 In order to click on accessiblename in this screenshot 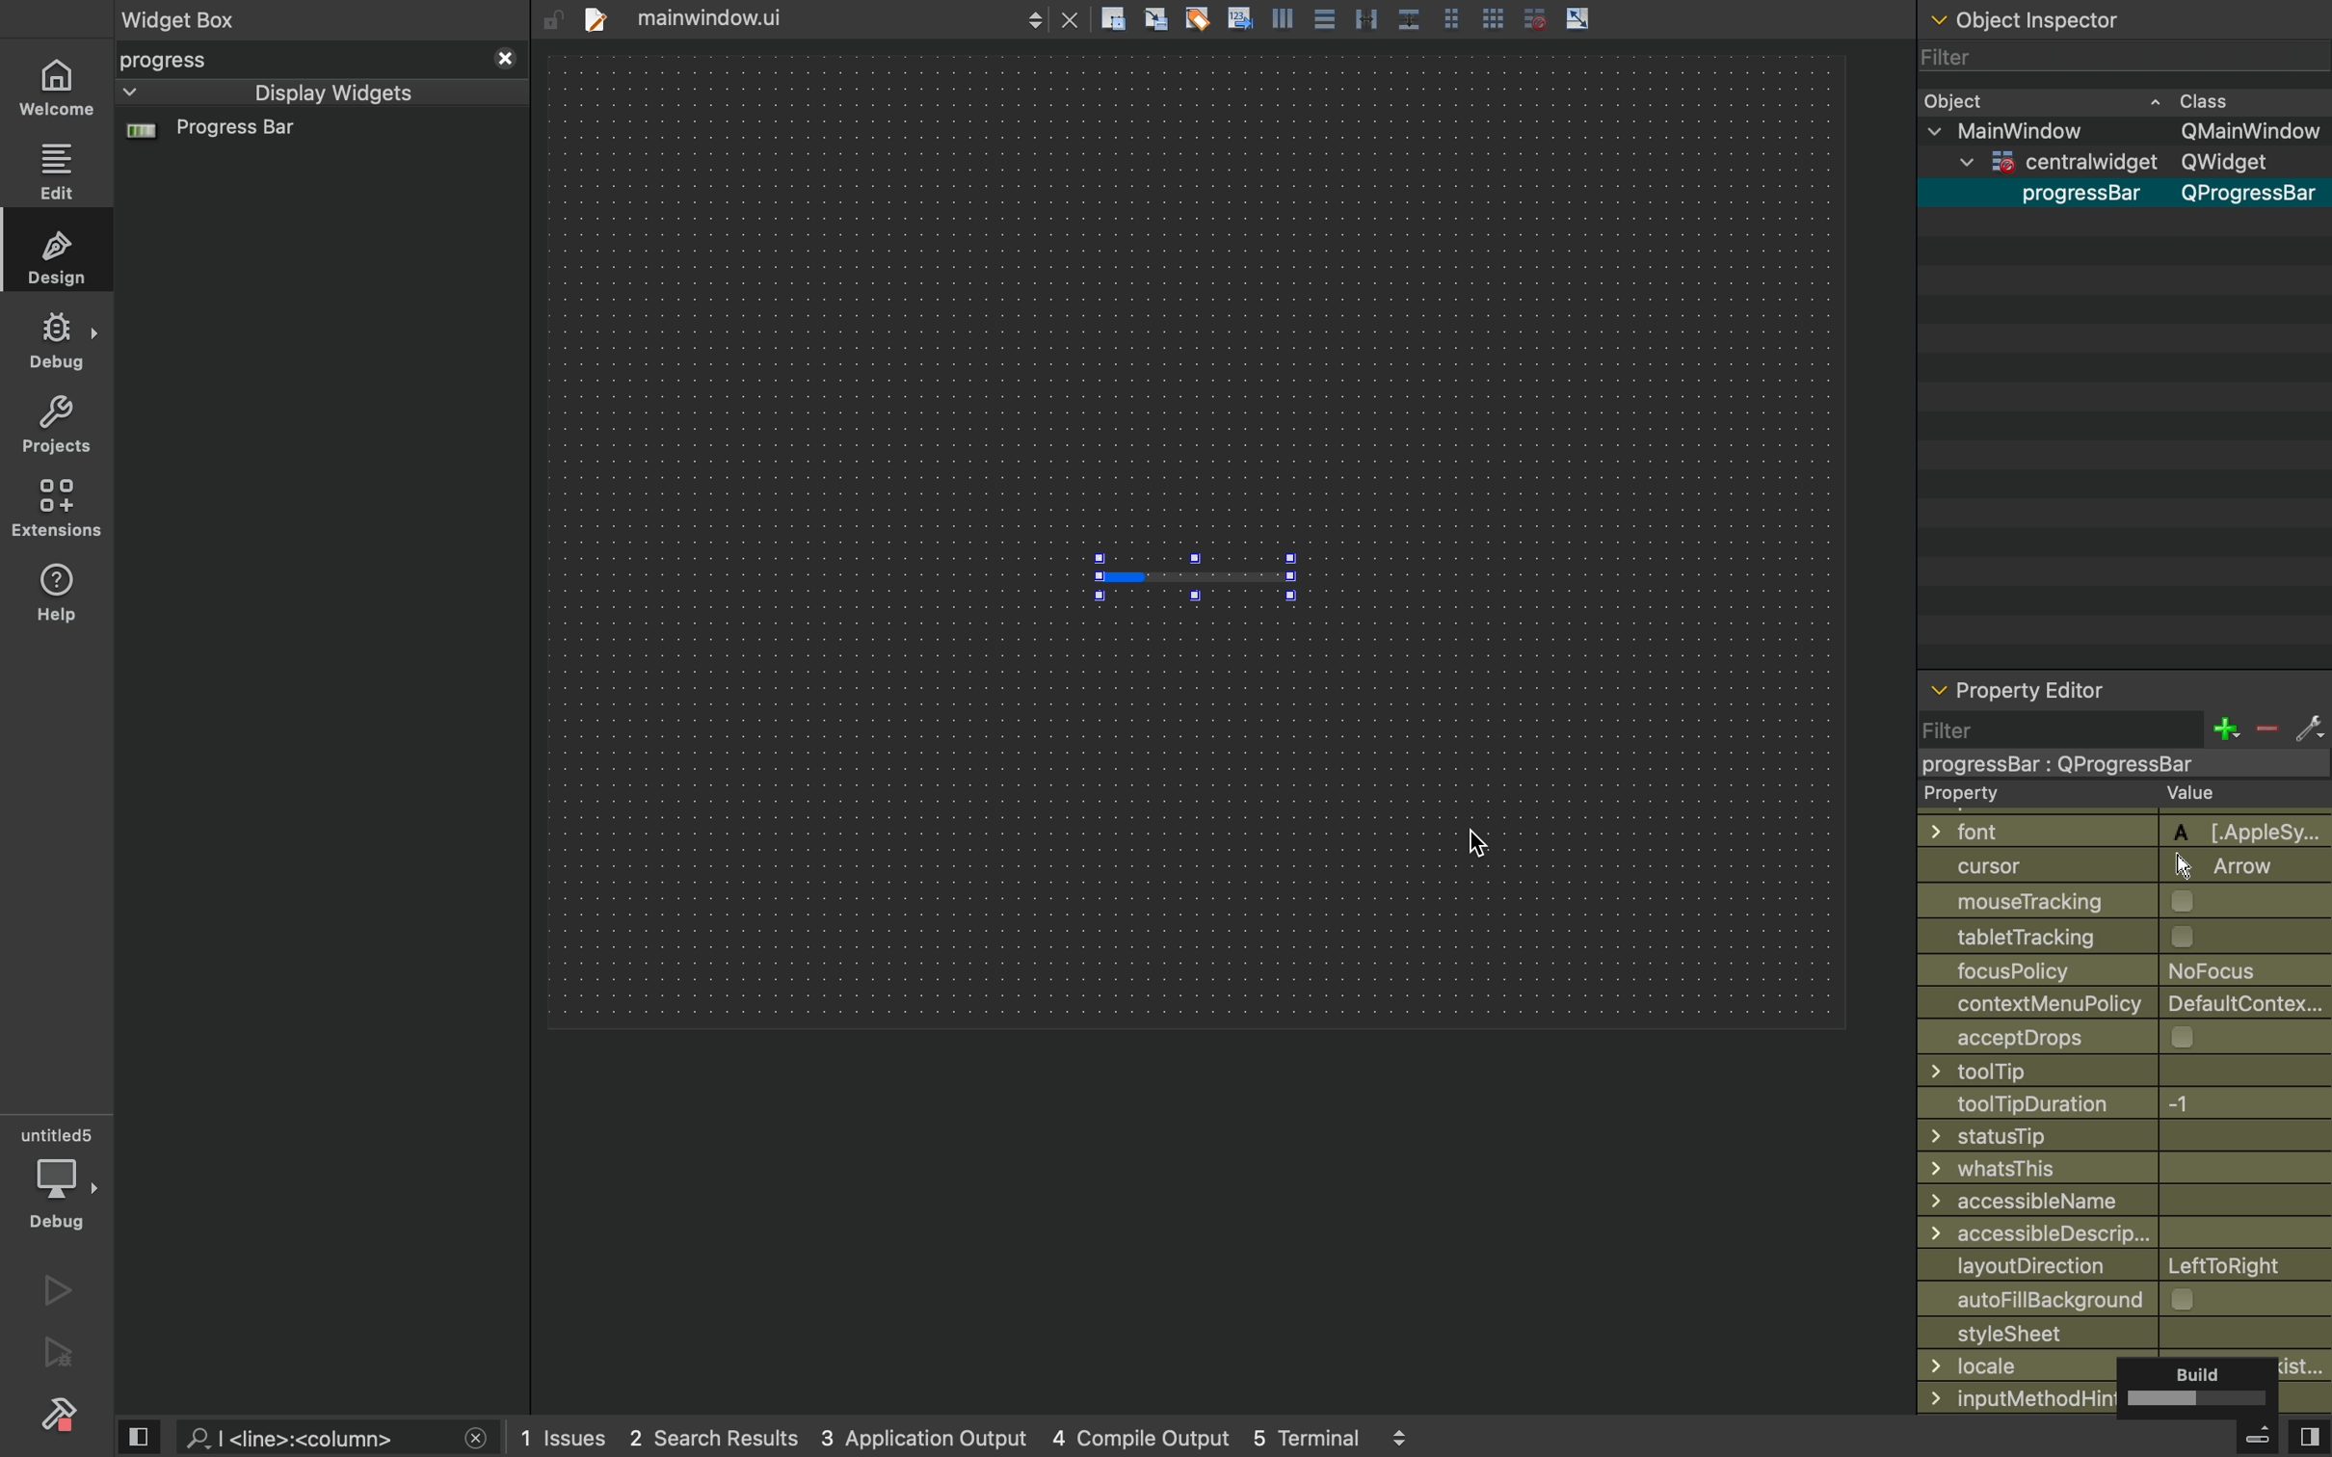, I will do `click(2118, 1201)`.